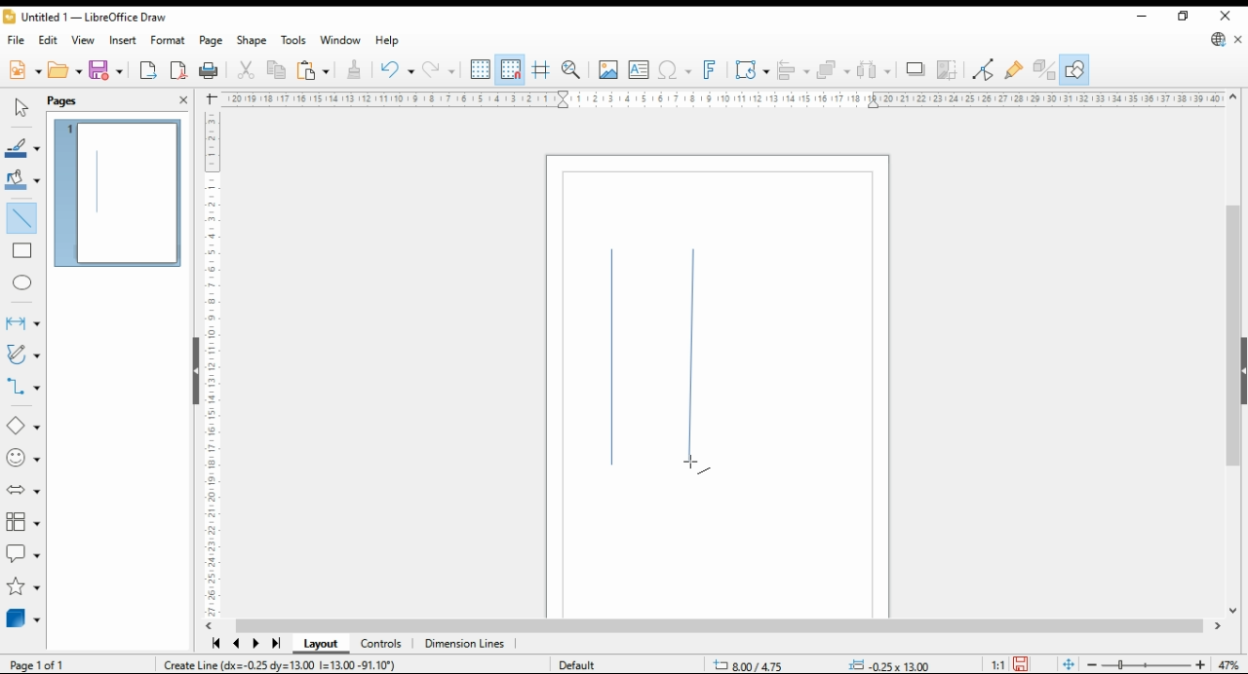 This screenshot has width=1248, height=674. What do you see at coordinates (887, 662) in the screenshot?
I see `0.00x0.00` at bounding box center [887, 662].